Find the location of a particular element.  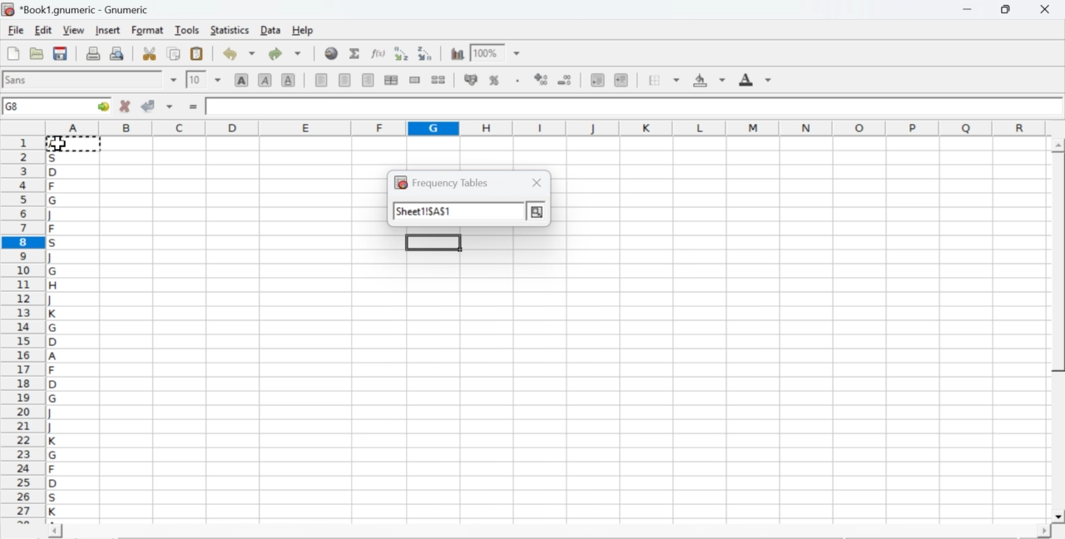

cut is located at coordinates (149, 53).